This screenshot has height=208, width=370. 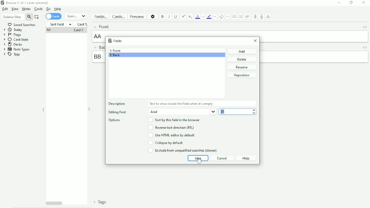 What do you see at coordinates (166, 143) in the screenshot?
I see `Collapse by default` at bounding box center [166, 143].